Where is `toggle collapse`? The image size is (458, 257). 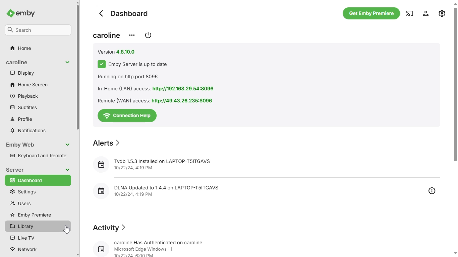
toggle collapse is located at coordinates (67, 62).